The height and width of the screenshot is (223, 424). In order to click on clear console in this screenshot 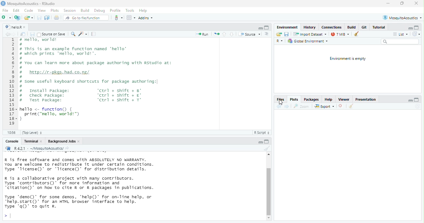, I will do `click(267, 149)`.